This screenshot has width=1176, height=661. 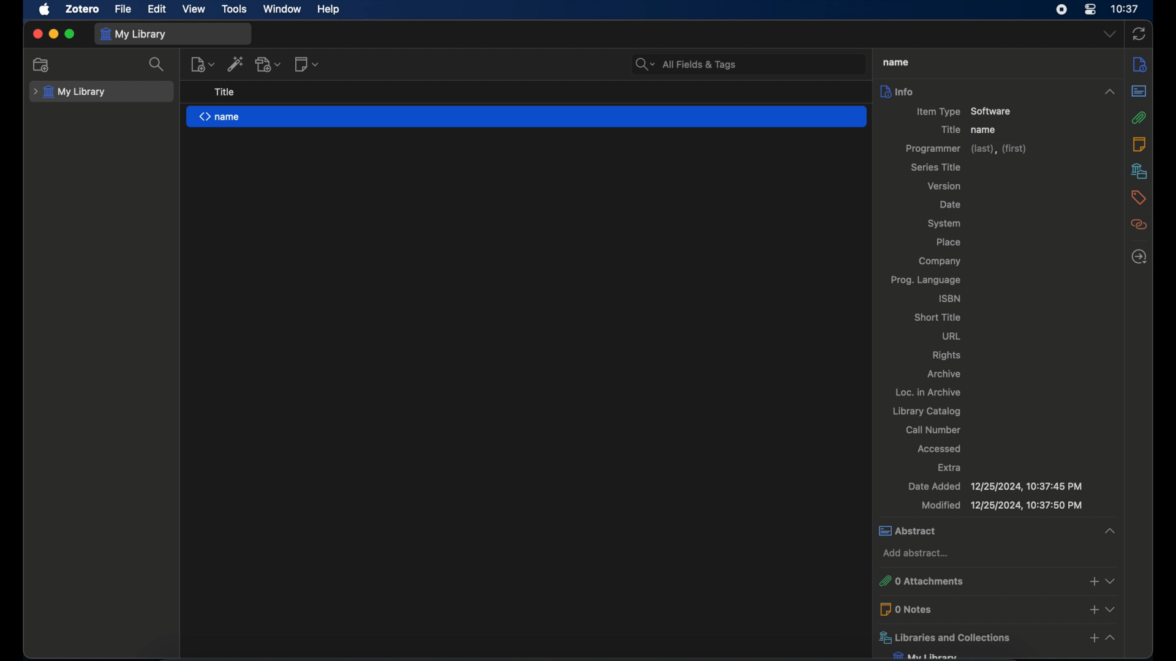 What do you see at coordinates (952, 336) in the screenshot?
I see `url` at bounding box center [952, 336].